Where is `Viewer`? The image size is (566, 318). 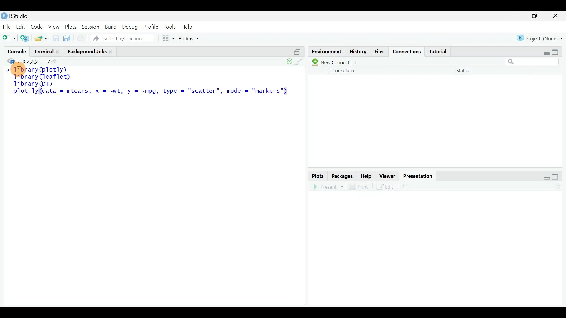
Viewer is located at coordinates (388, 175).